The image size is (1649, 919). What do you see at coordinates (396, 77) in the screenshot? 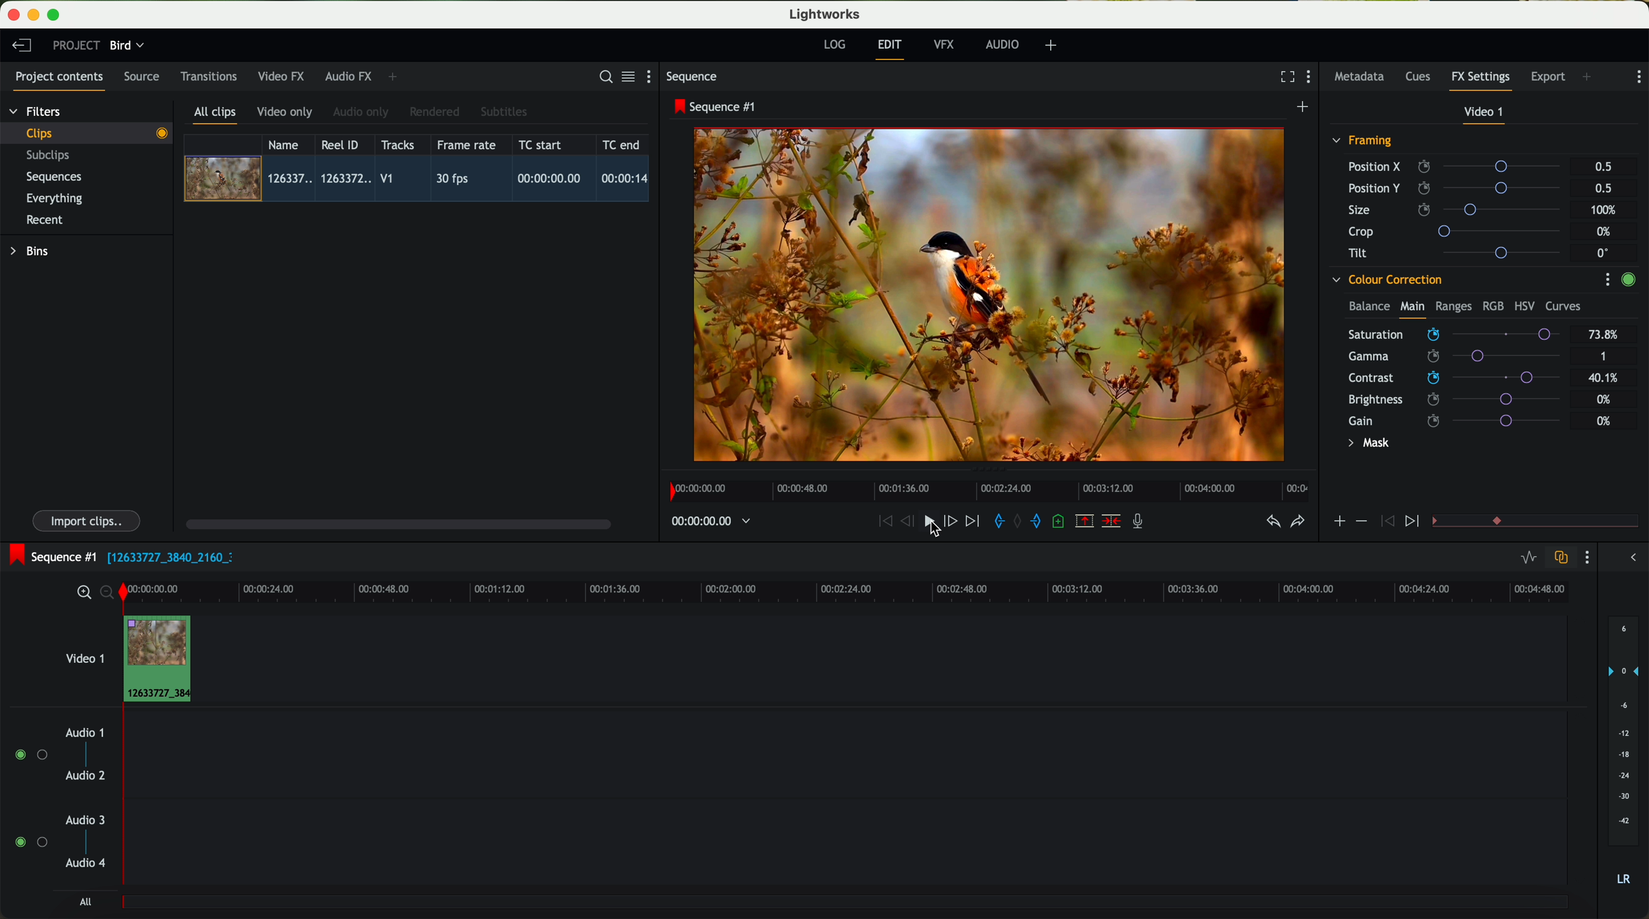
I see `add panel` at bounding box center [396, 77].